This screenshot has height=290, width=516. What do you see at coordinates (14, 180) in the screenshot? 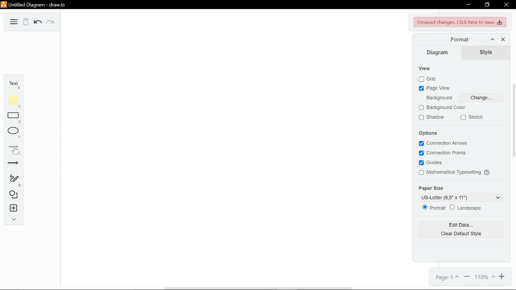
I see `Freehand` at bounding box center [14, 180].